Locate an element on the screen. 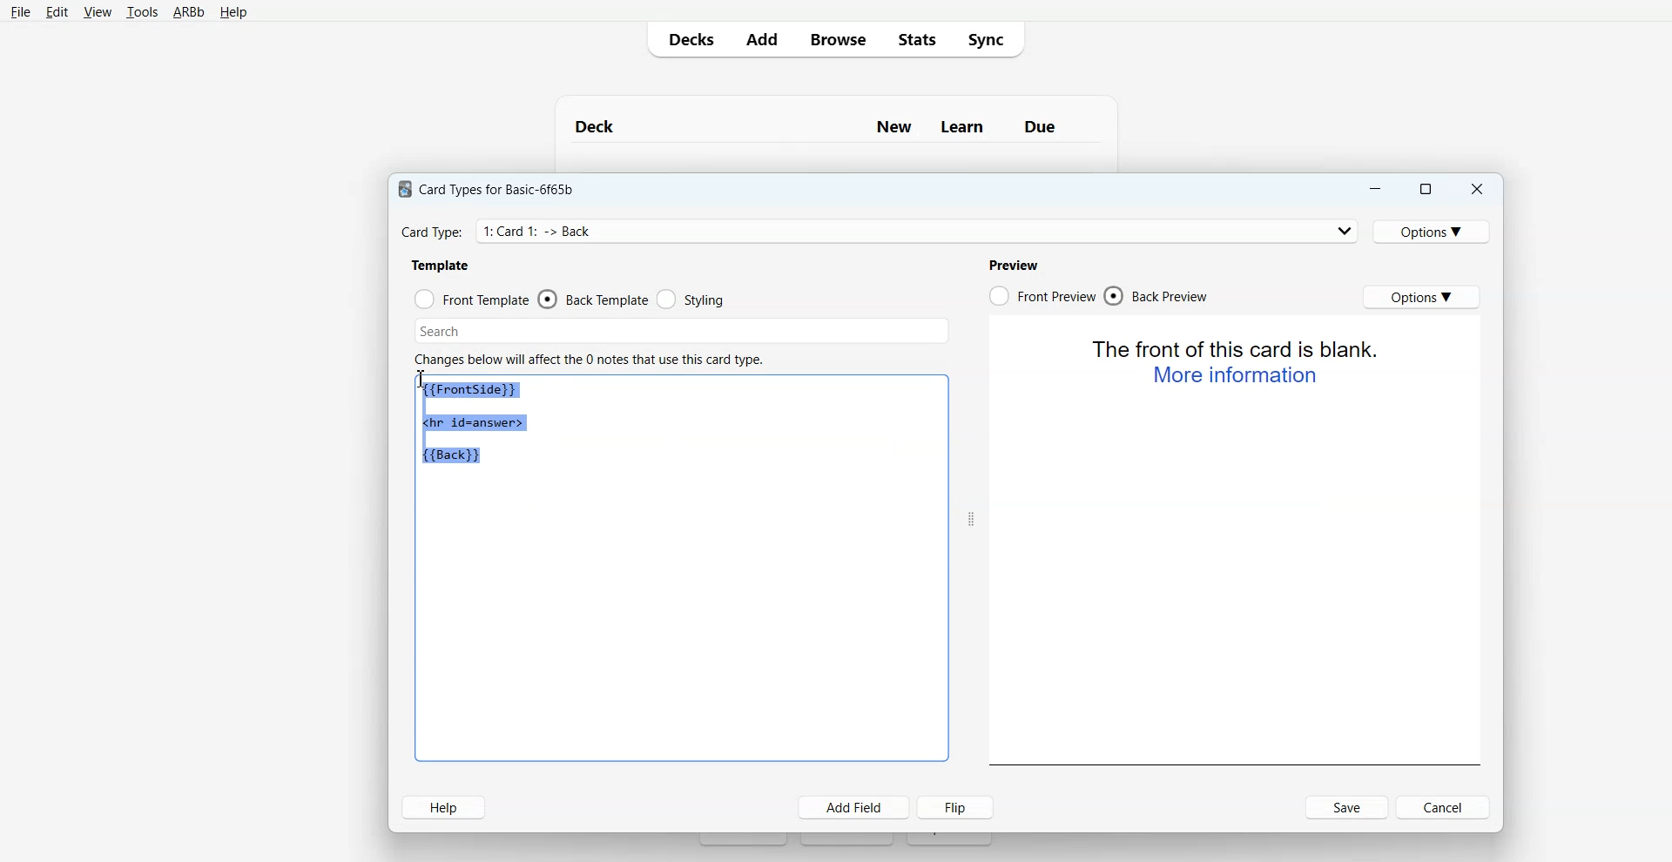 The image size is (1672, 862). File is located at coordinates (21, 12).